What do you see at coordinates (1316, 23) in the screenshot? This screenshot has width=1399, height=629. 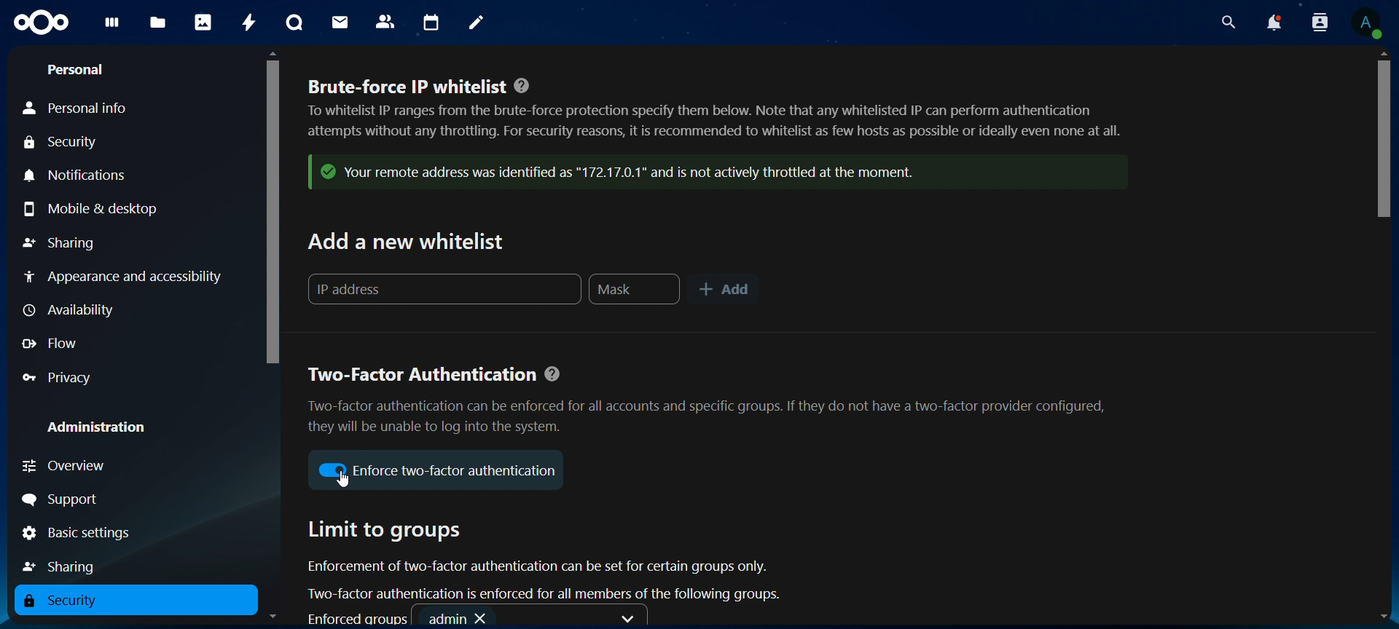 I see `search contacts` at bounding box center [1316, 23].